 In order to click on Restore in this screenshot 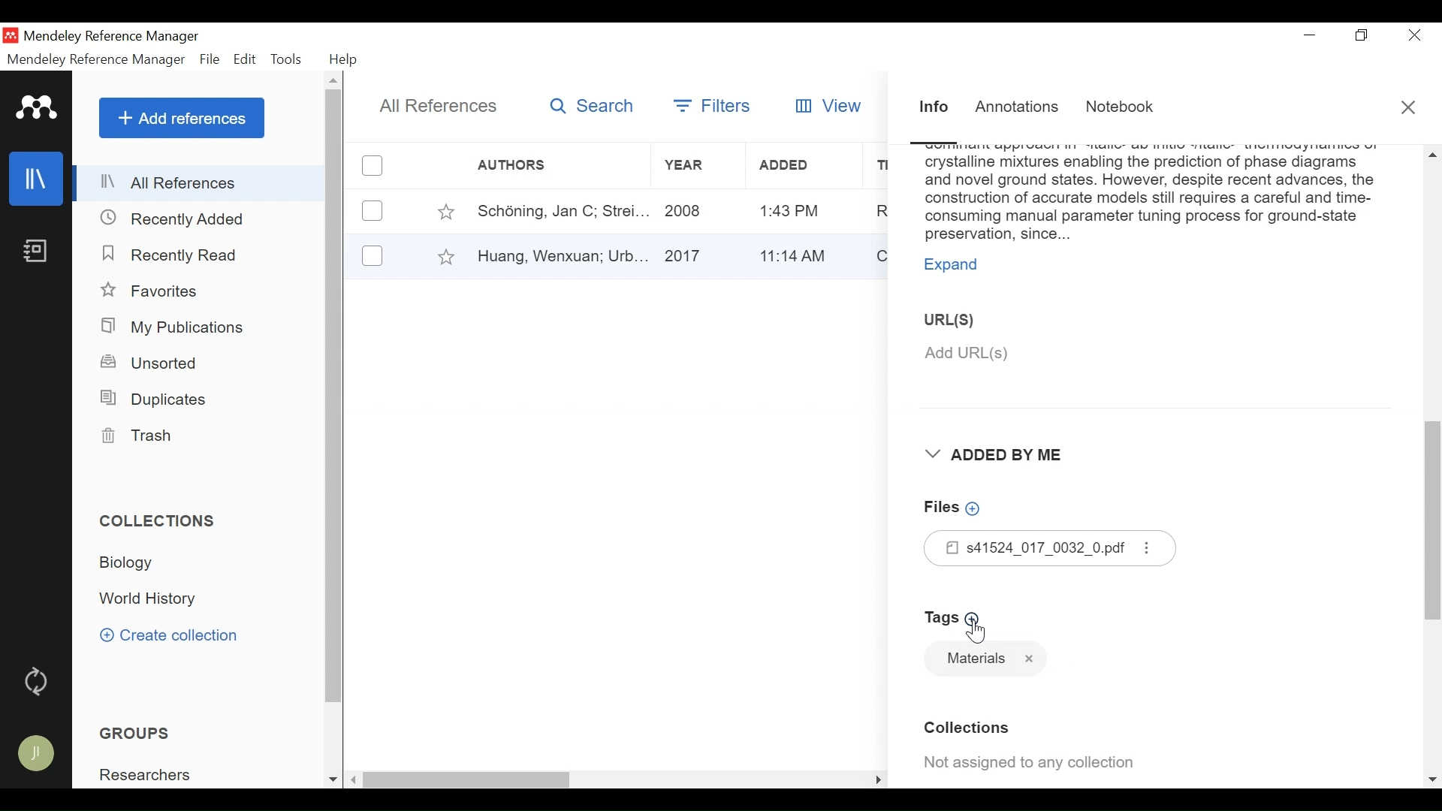, I will do `click(1364, 35)`.